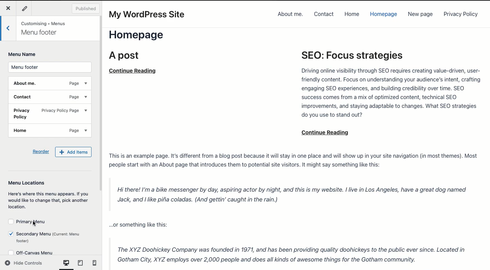  I want to click on Homepage, so click(382, 14).